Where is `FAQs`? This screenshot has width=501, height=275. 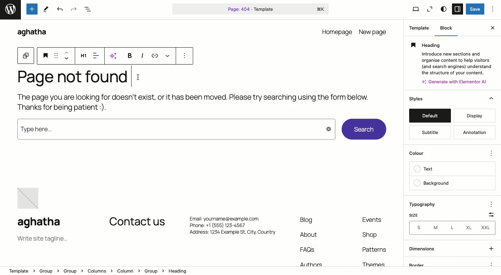
FAQs is located at coordinates (309, 250).